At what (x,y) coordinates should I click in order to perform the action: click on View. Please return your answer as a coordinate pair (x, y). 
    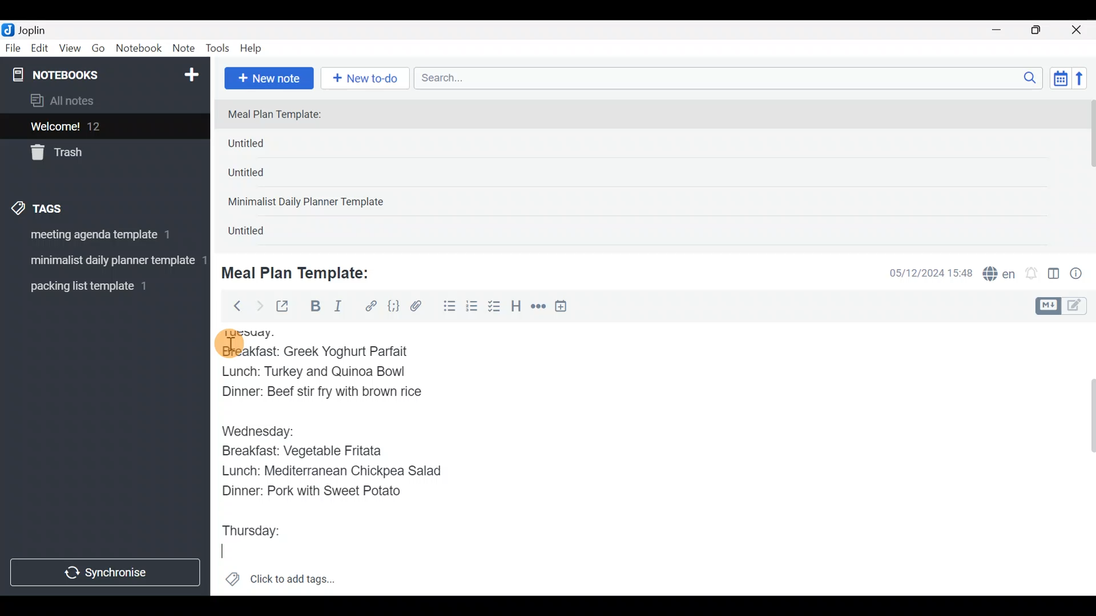
    Looking at the image, I should click on (70, 50).